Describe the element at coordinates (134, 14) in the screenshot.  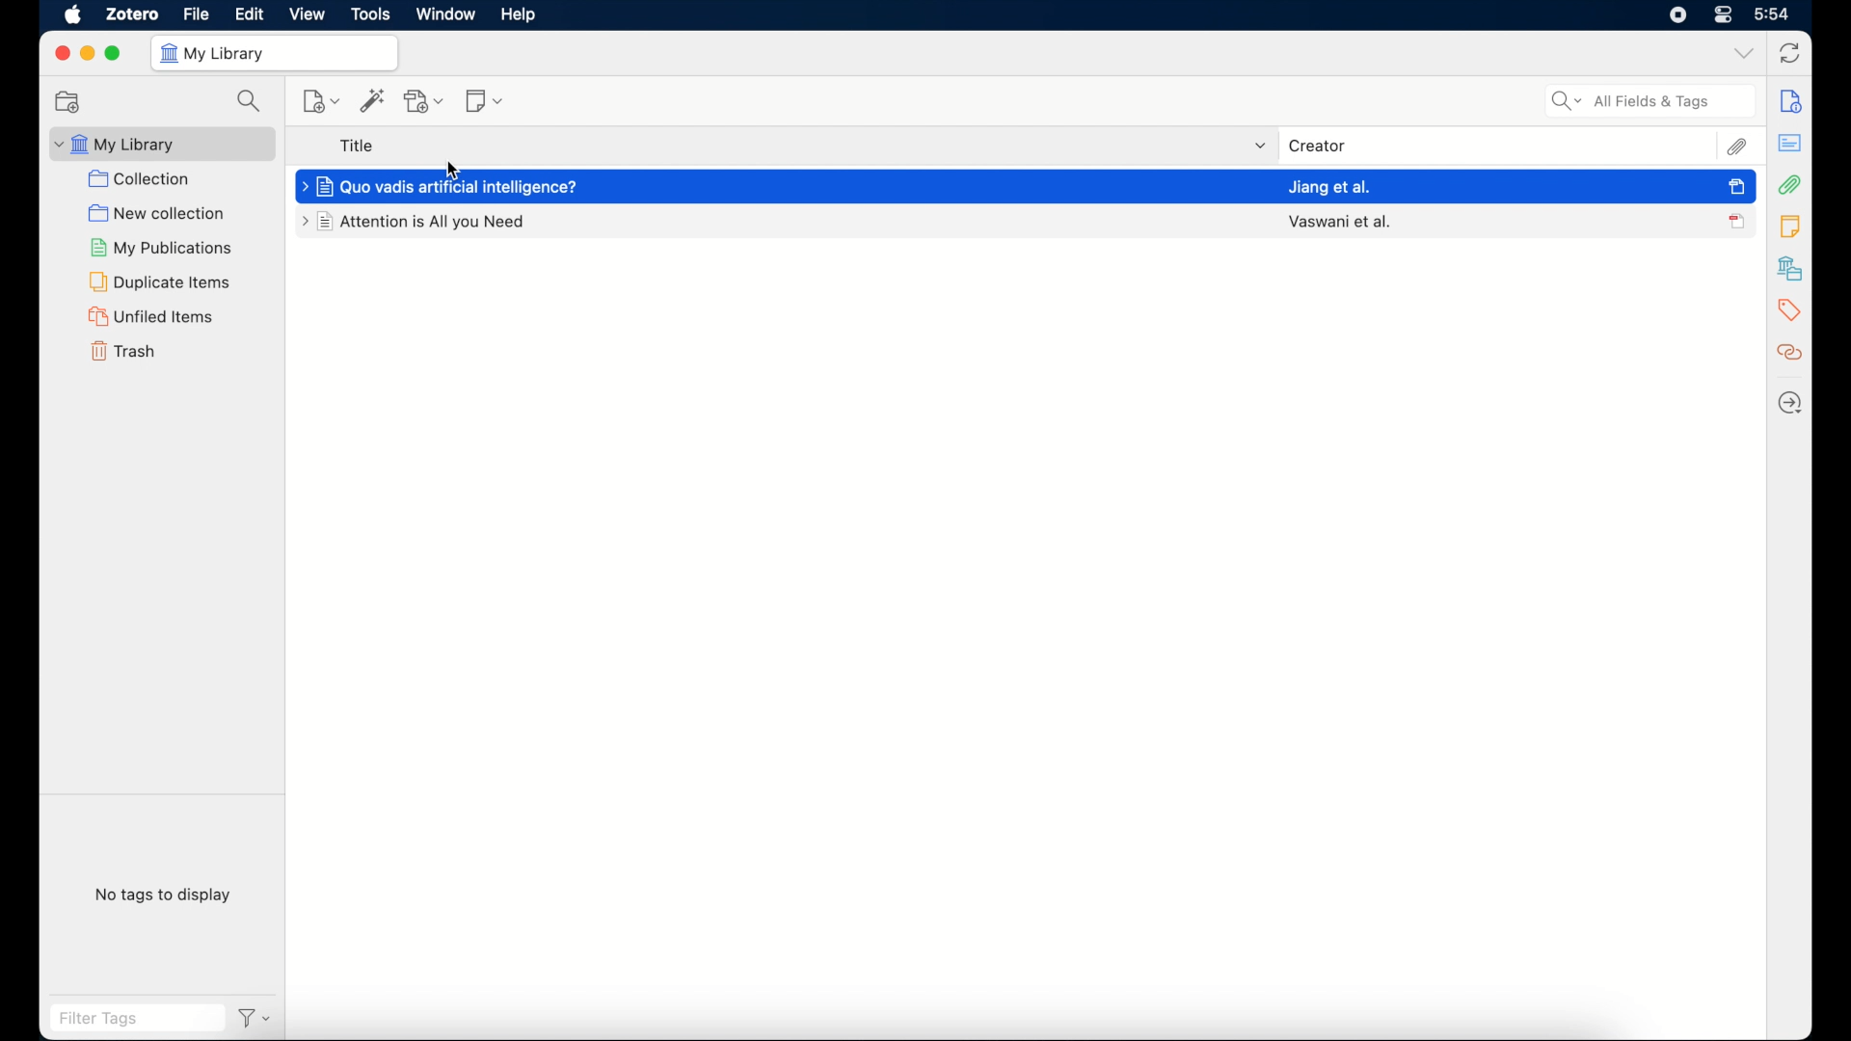
I see `zotero` at that location.